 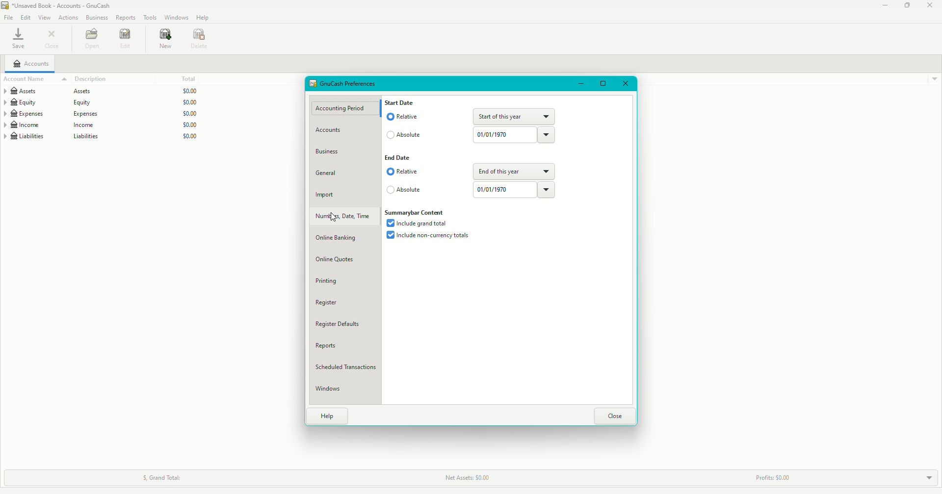 What do you see at coordinates (401, 103) in the screenshot?
I see `Start Date` at bounding box center [401, 103].